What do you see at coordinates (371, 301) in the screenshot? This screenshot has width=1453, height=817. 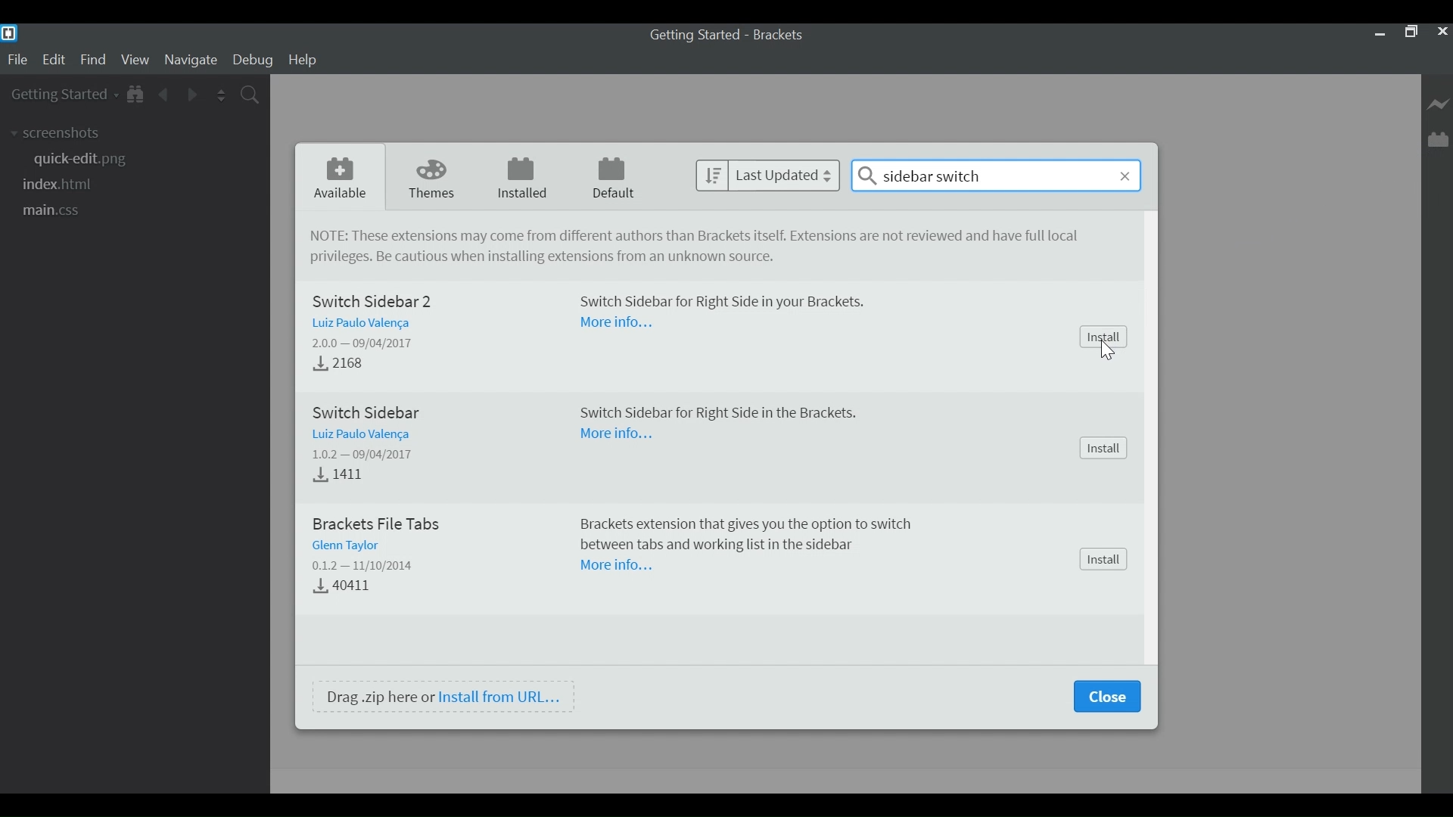 I see `Switch Sidebar 2` at bounding box center [371, 301].